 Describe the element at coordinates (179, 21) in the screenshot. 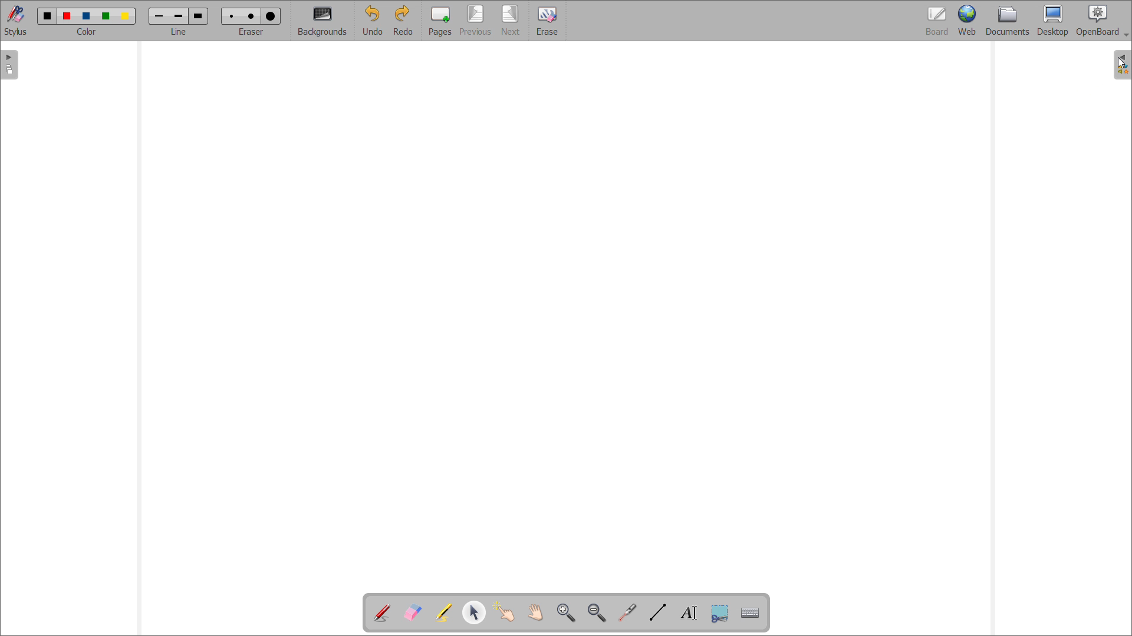

I see `select line width` at that location.